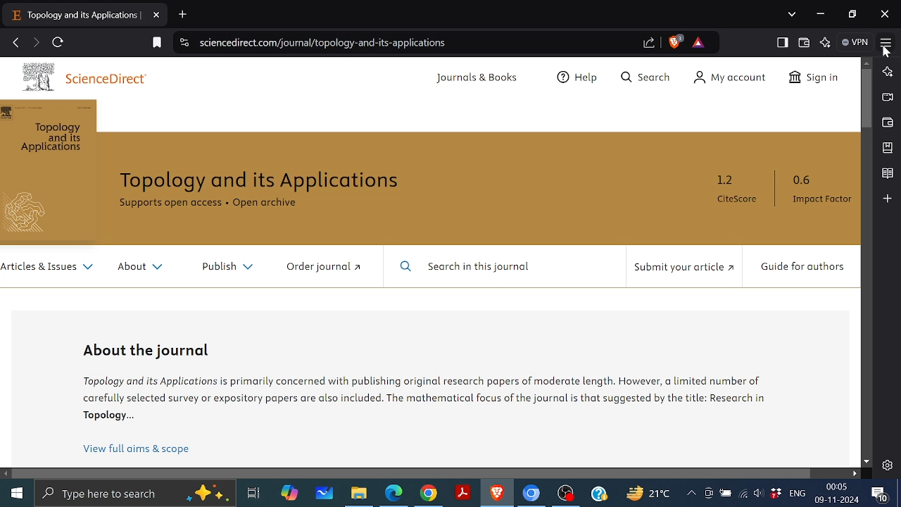 Image resolution: width=901 pixels, height=507 pixels. I want to click on Help, so click(598, 494).